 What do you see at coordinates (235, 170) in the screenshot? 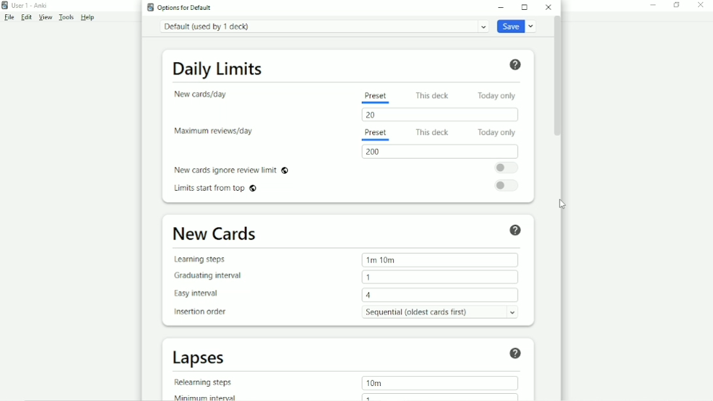
I see `New cards ignore review limit` at bounding box center [235, 170].